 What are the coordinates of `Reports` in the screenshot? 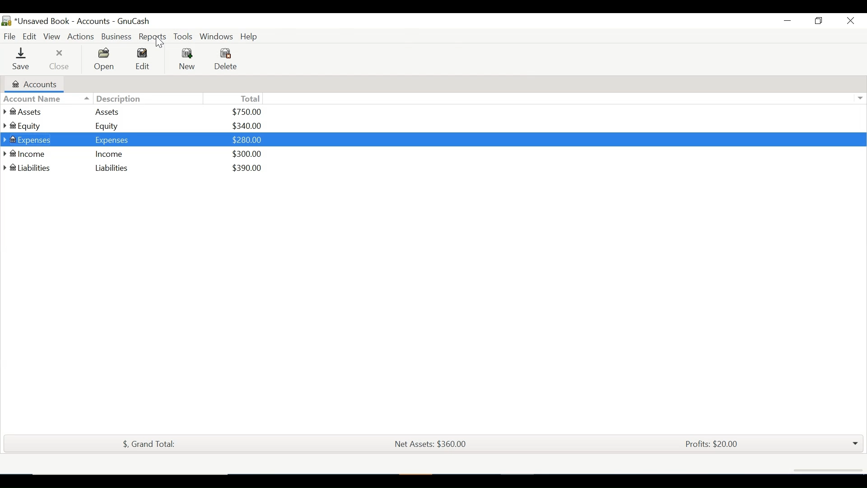 It's located at (151, 36).